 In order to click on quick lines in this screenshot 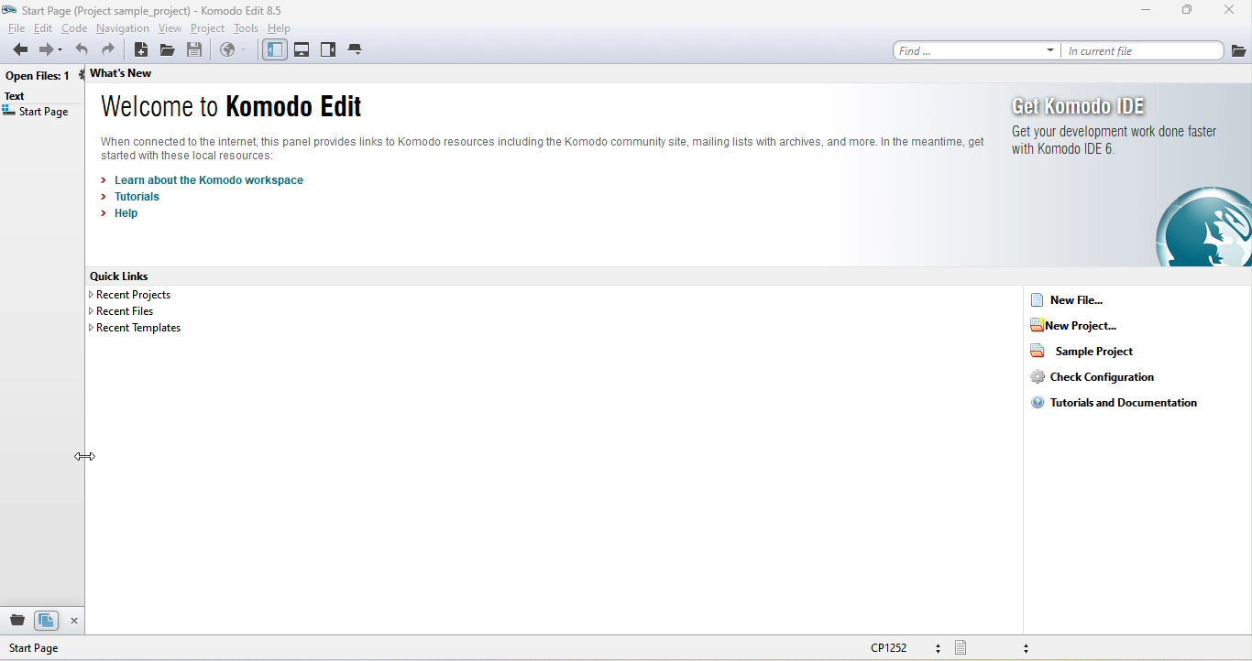, I will do `click(130, 276)`.